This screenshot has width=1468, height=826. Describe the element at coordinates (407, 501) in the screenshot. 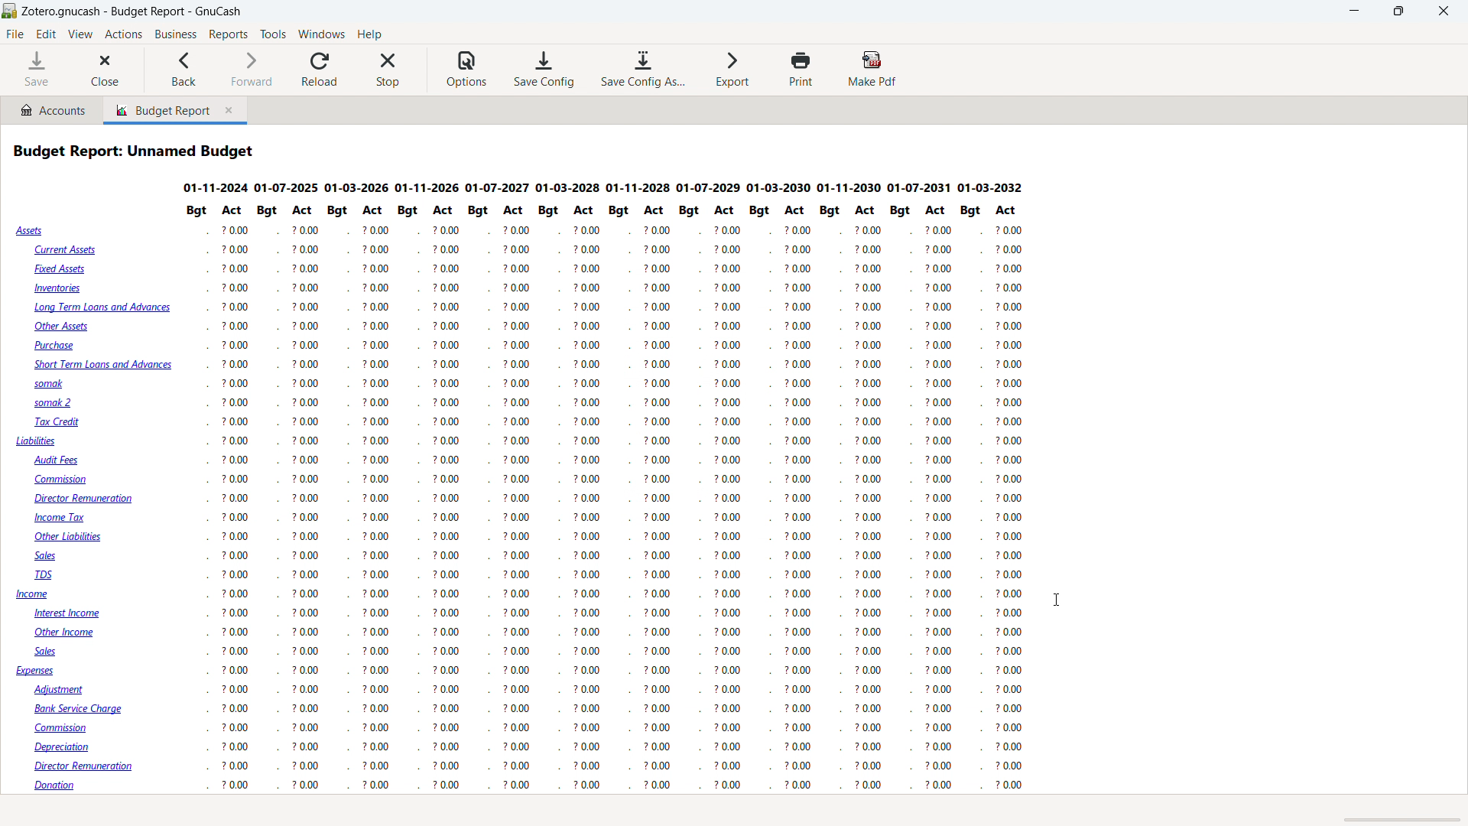

I see `columns` at that location.